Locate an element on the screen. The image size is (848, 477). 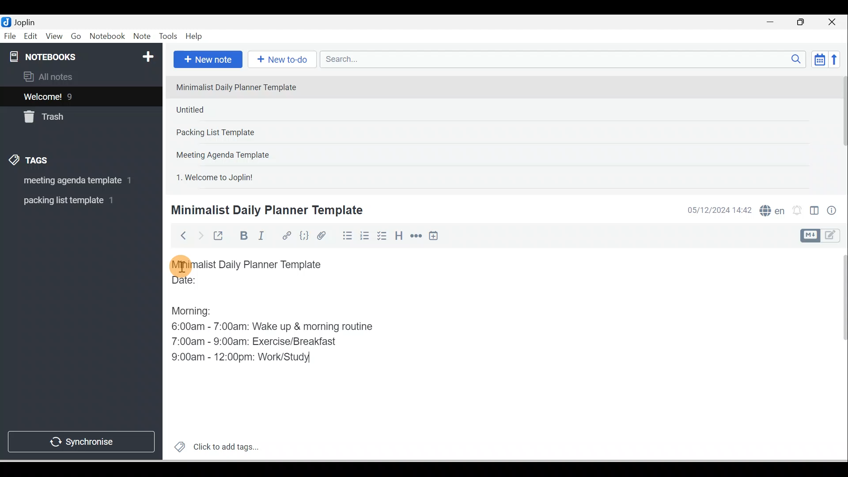
Toggle editor layout is located at coordinates (823, 236).